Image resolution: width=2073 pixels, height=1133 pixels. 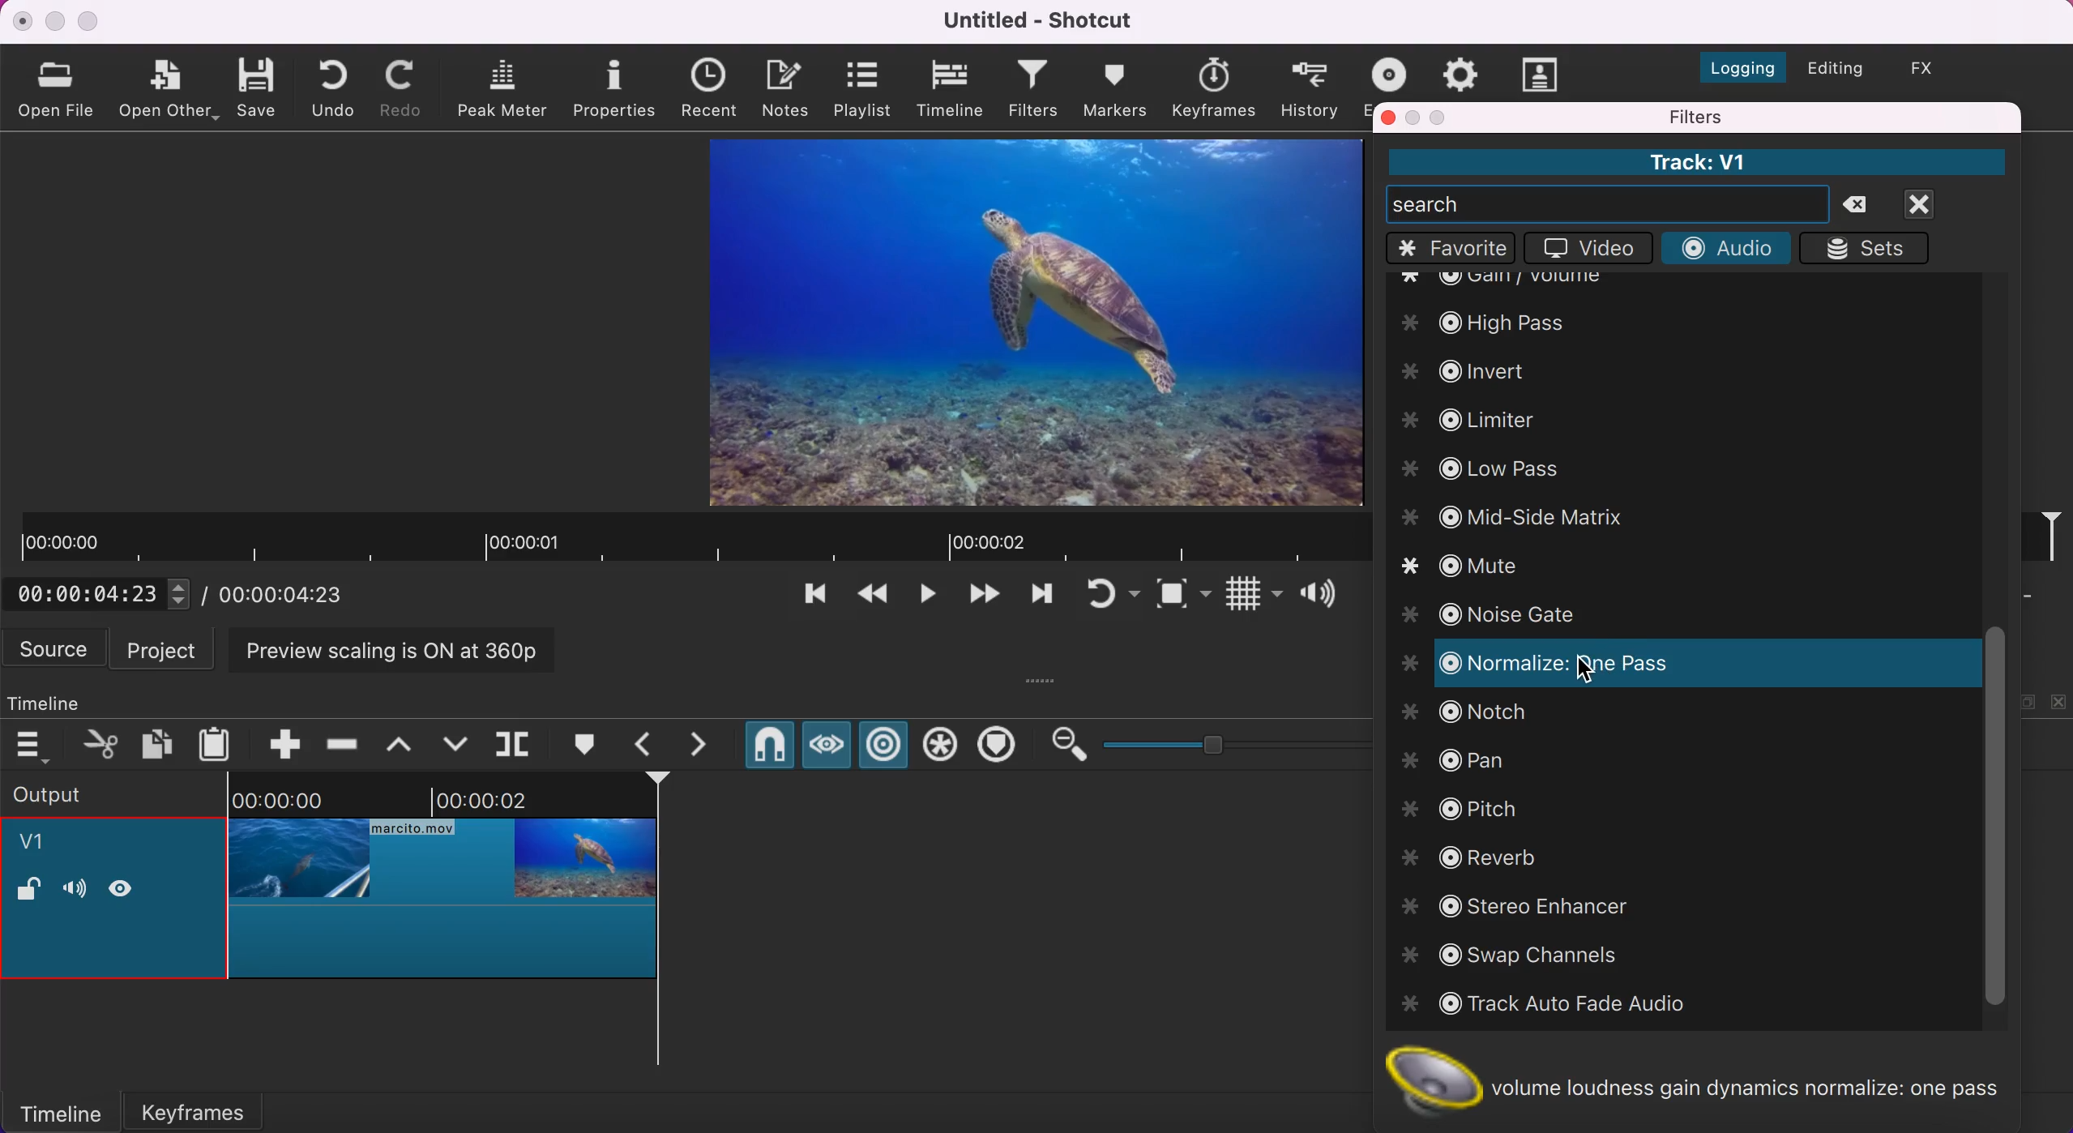 What do you see at coordinates (617, 87) in the screenshot?
I see `properties` at bounding box center [617, 87].